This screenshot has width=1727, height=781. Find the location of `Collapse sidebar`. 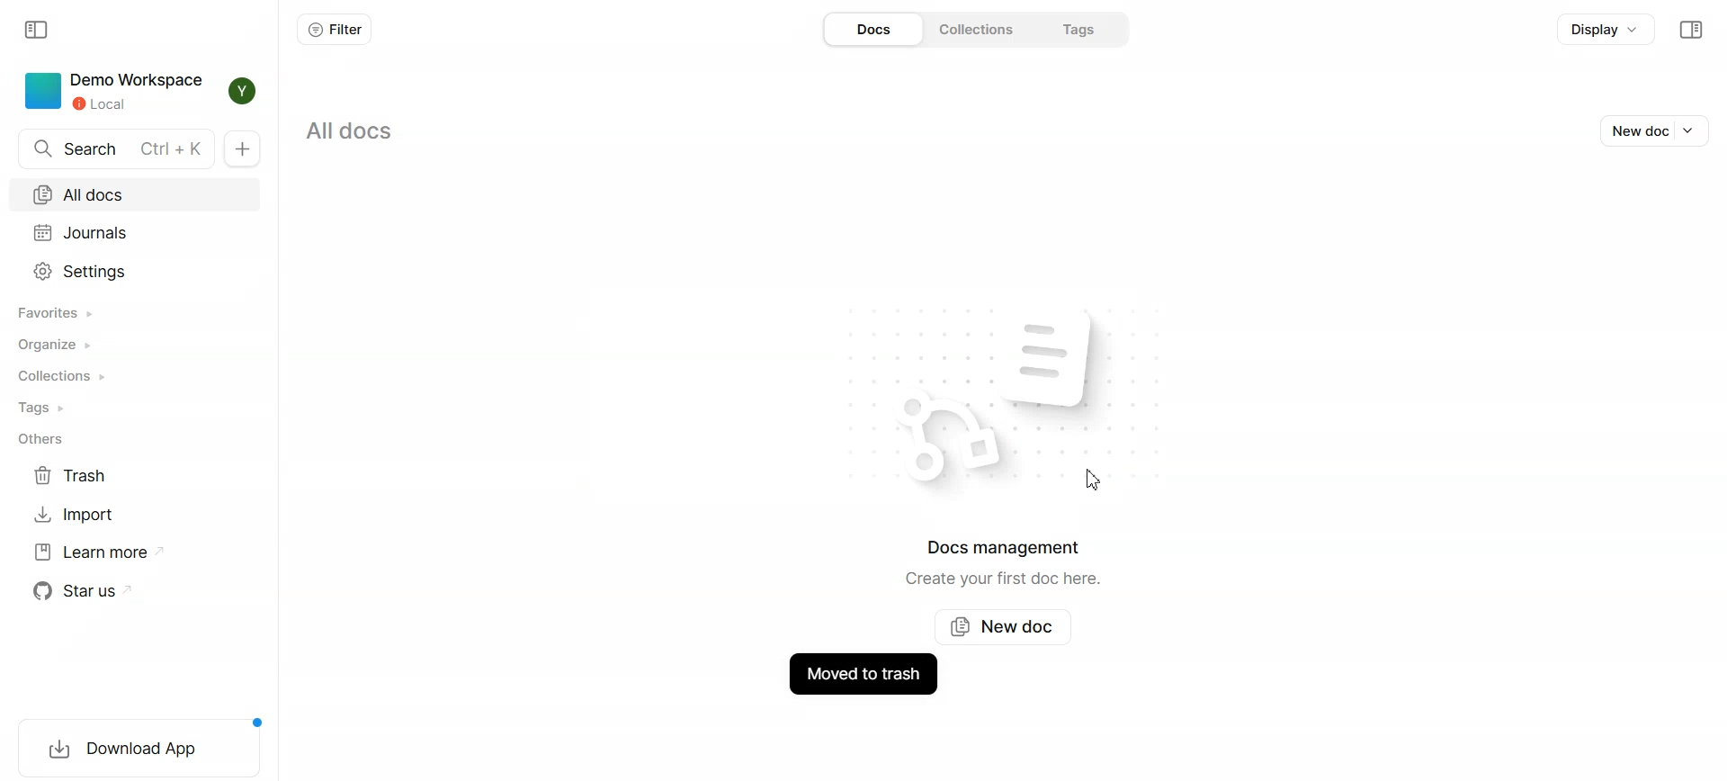

Collapse sidebar is located at coordinates (34, 30).